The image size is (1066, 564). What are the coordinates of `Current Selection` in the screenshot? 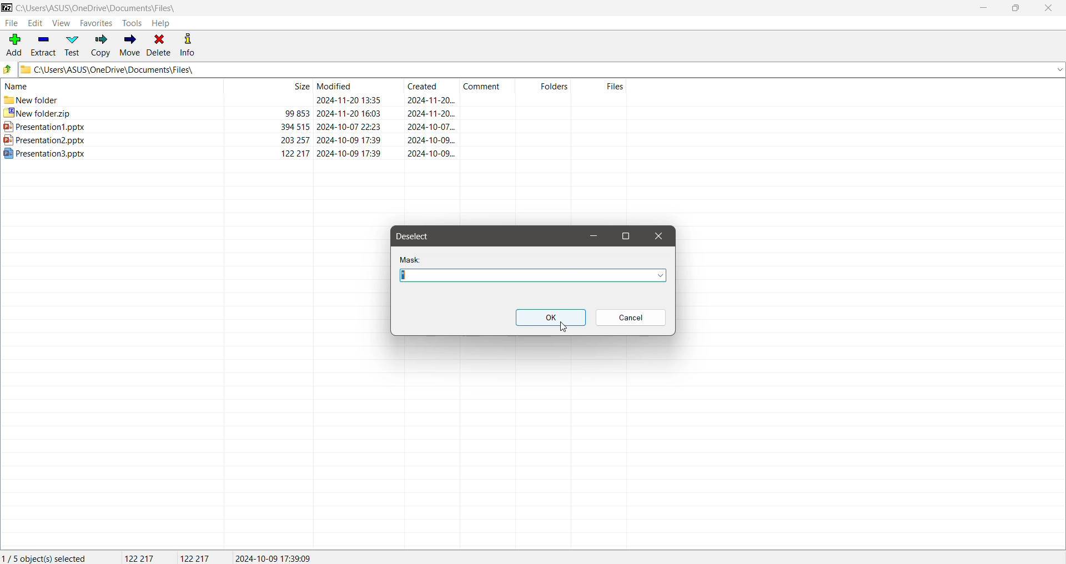 It's located at (47, 557).